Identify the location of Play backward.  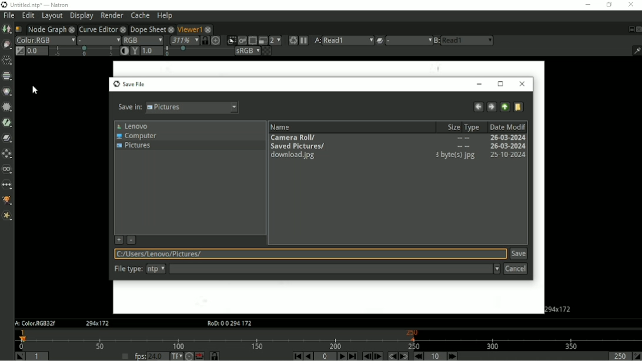
(308, 356).